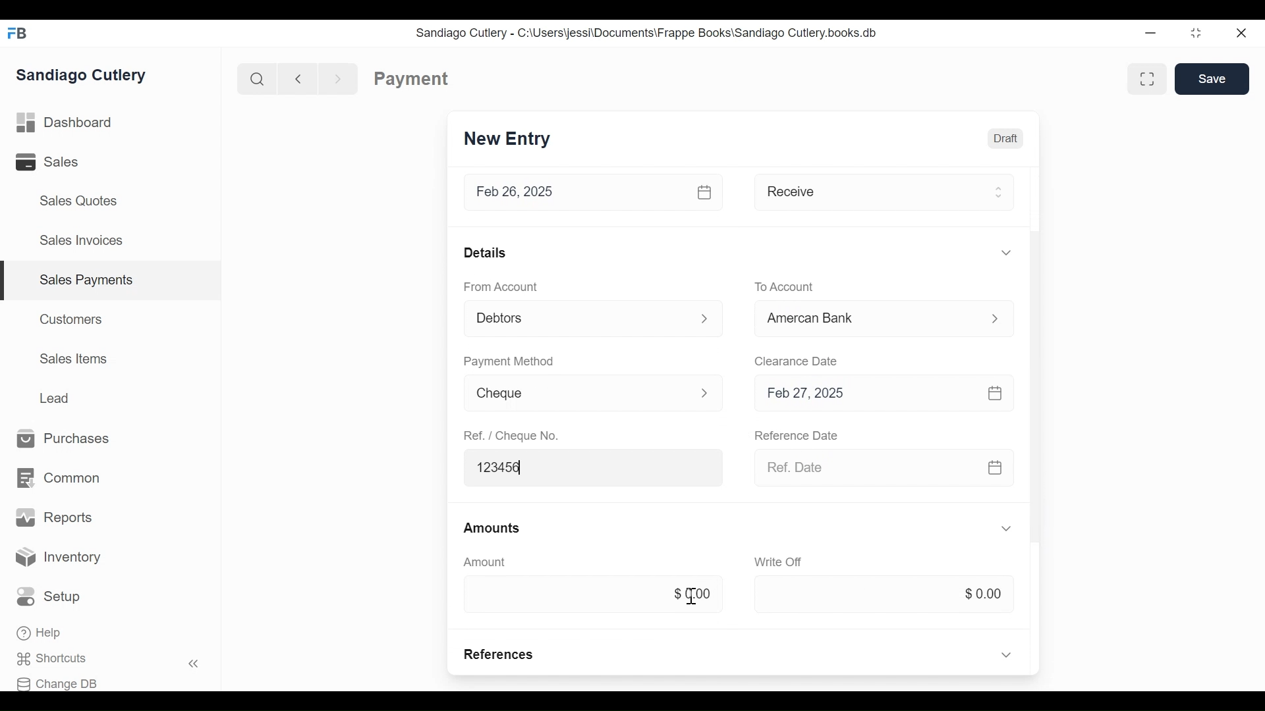  Describe the element at coordinates (54, 517) in the screenshot. I see `Reports` at that location.